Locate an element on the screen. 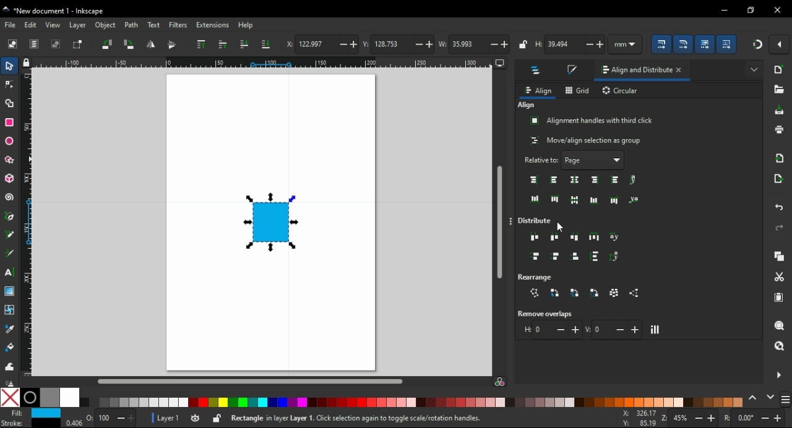 This screenshot has width=792, height=428. color options is located at coordinates (786, 400).